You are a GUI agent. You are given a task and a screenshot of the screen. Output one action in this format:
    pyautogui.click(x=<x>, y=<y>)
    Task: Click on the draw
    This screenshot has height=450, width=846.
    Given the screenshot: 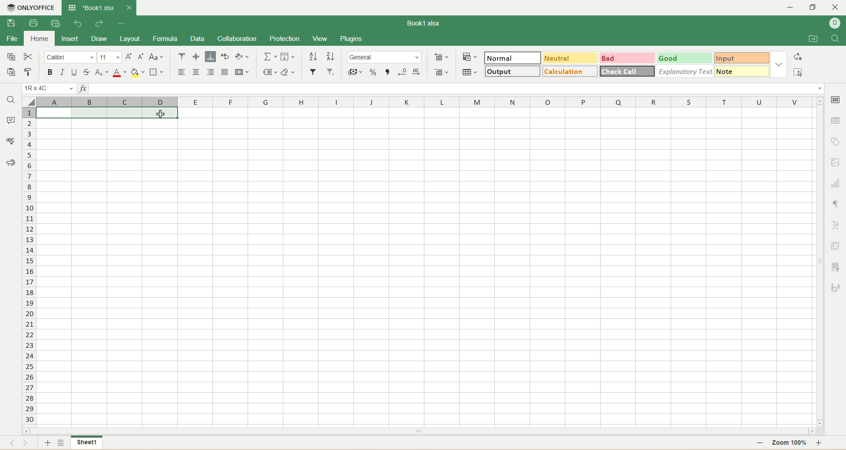 What is the action you would take?
    pyautogui.click(x=98, y=39)
    